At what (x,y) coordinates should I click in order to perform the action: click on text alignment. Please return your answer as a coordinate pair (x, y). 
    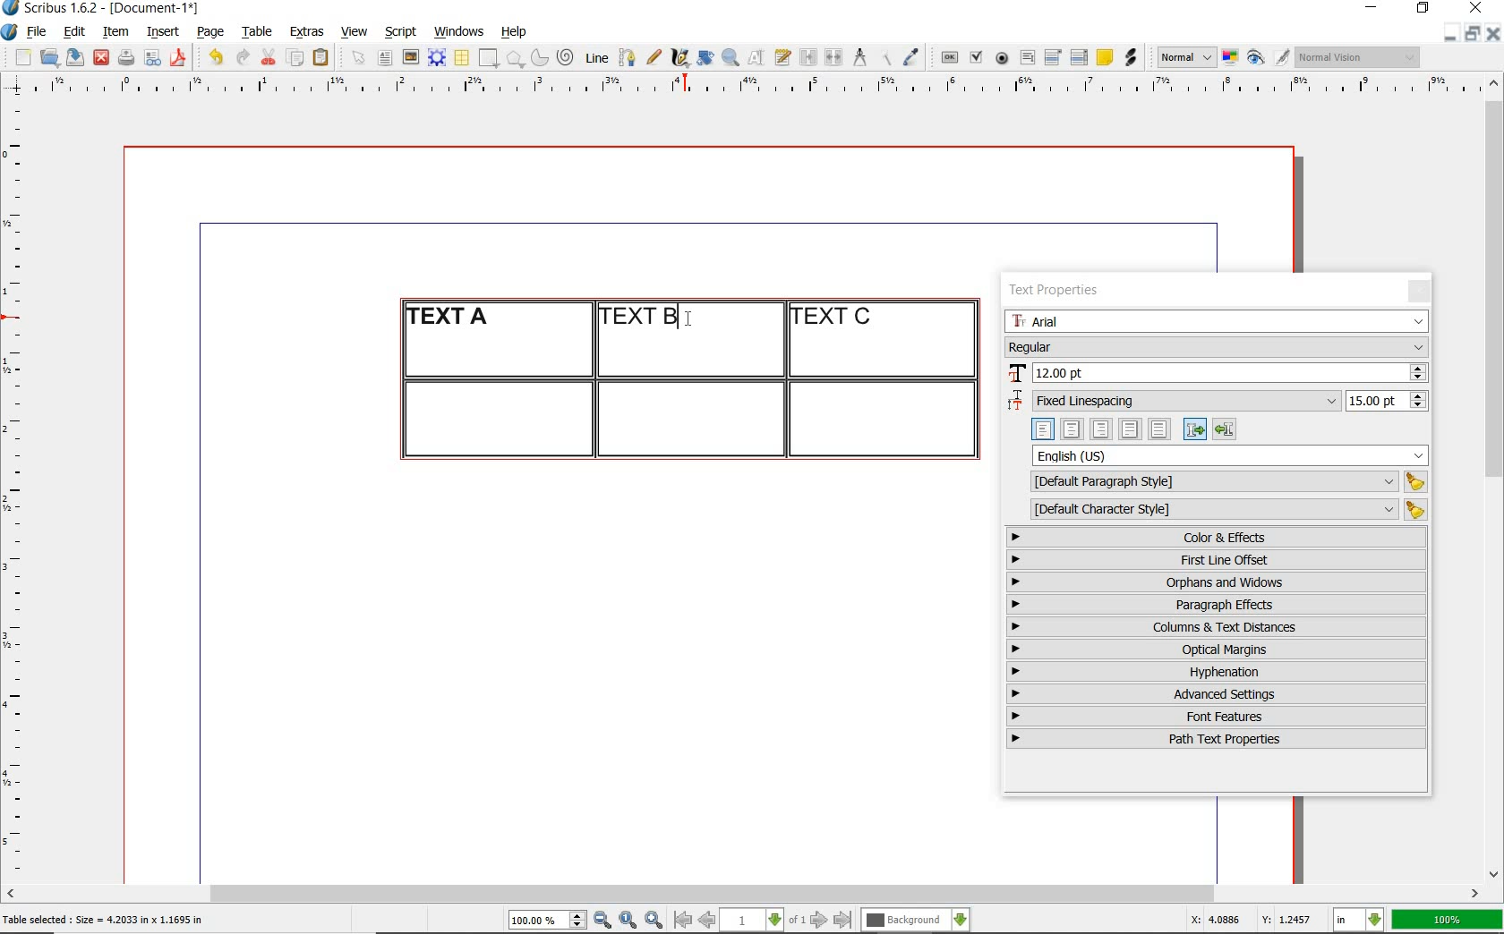
    Looking at the image, I should click on (1133, 429).